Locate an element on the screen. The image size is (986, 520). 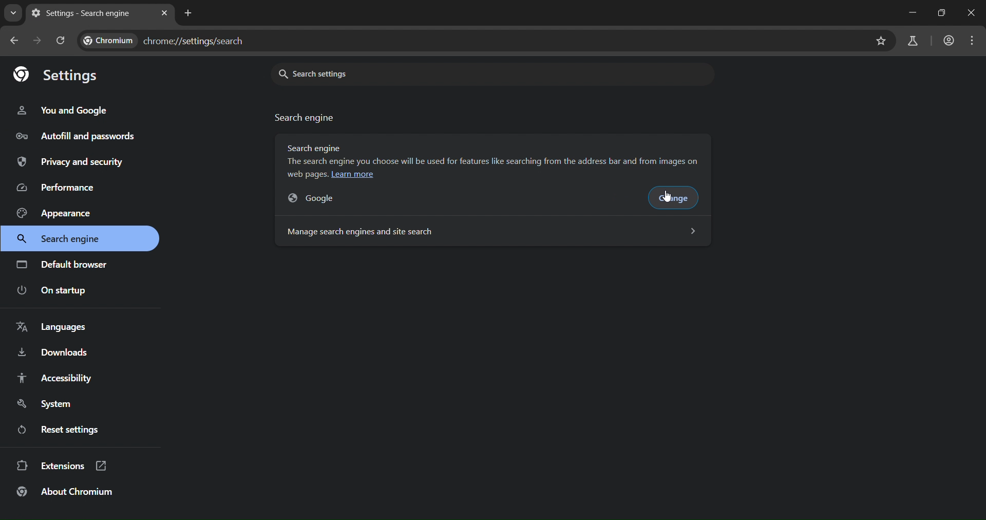
reload page is located at coordinates (62, 41).